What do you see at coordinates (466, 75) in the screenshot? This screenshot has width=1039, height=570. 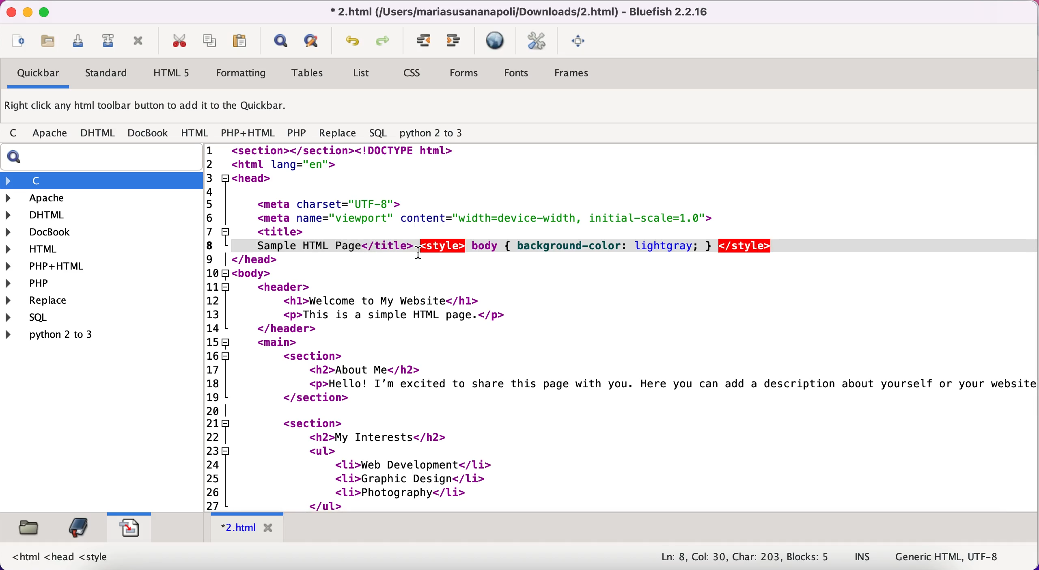 I see `forms` at bounding box center [466, 75].